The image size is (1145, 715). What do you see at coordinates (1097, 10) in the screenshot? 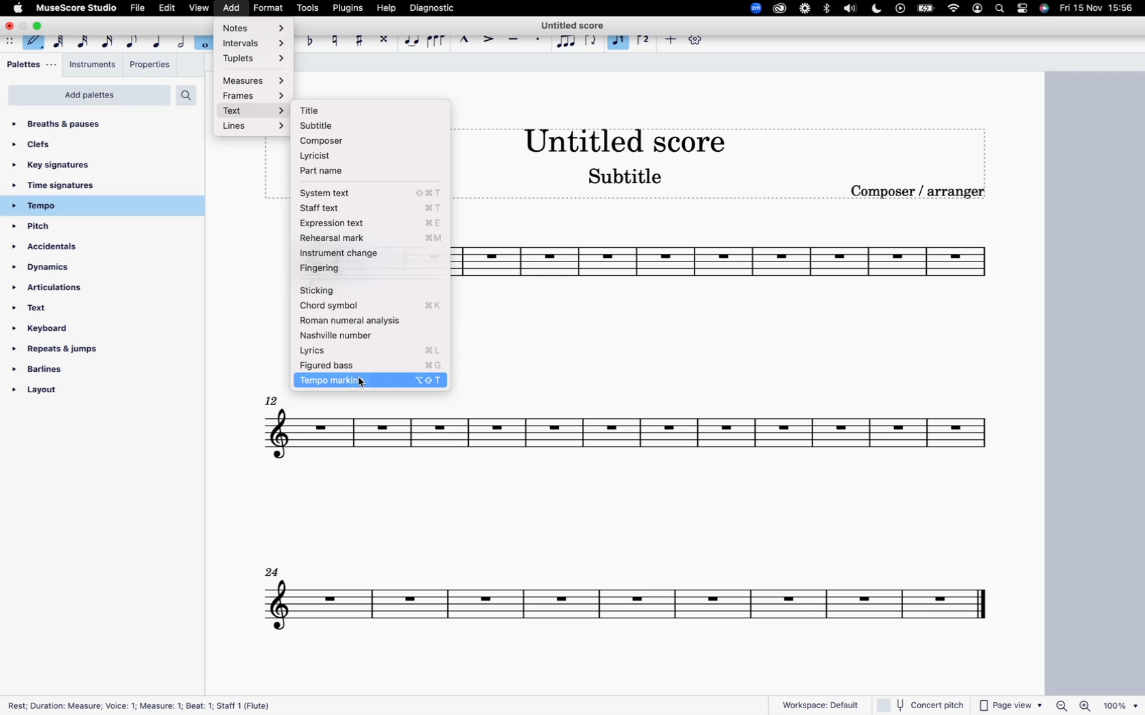
I see `date` at bounding box center [1097, 10].